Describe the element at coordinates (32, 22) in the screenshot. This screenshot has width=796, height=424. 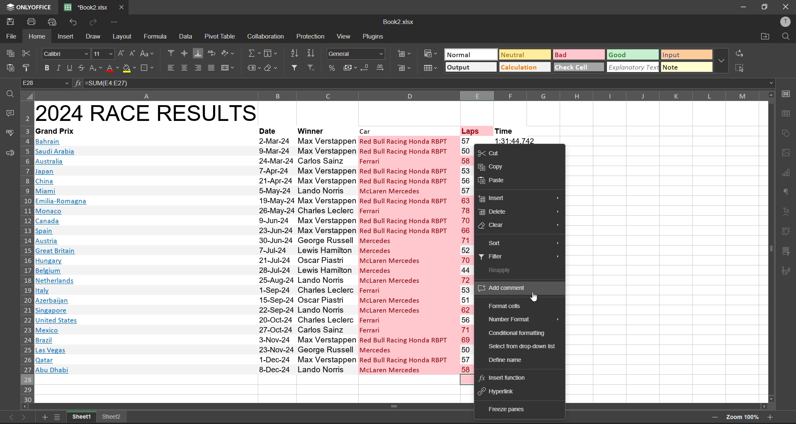
I see `print` at that location.